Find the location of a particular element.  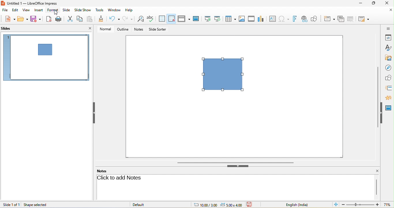

slide sorter is located at coordinates (158, 29).